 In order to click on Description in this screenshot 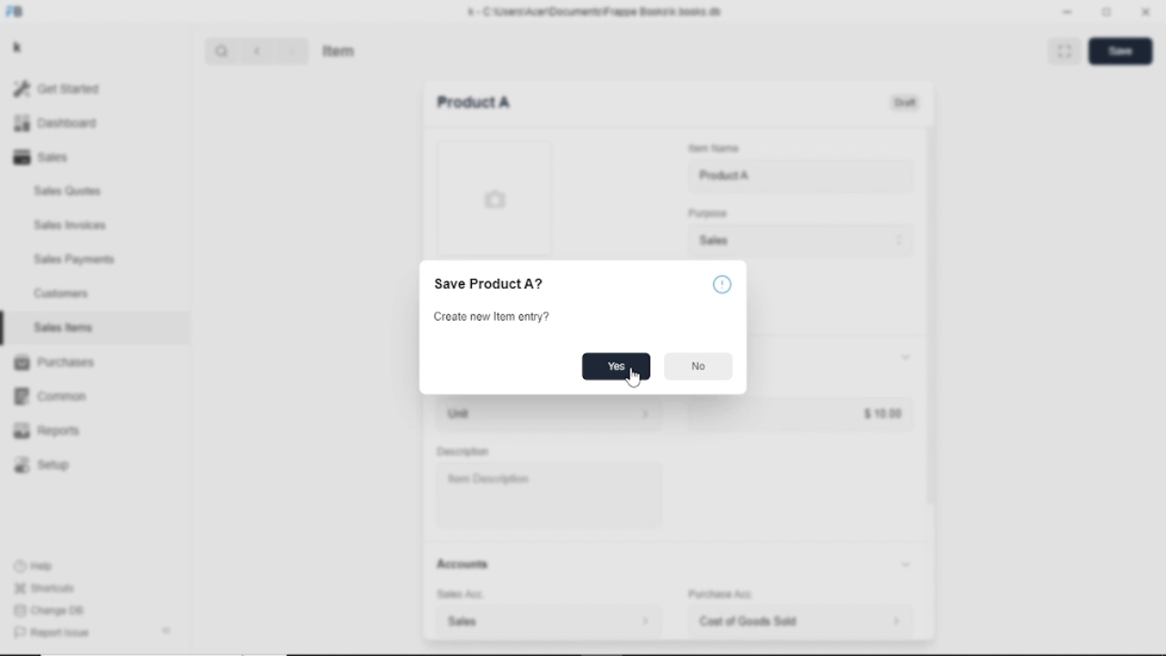, I will do `click(464, 452)`.